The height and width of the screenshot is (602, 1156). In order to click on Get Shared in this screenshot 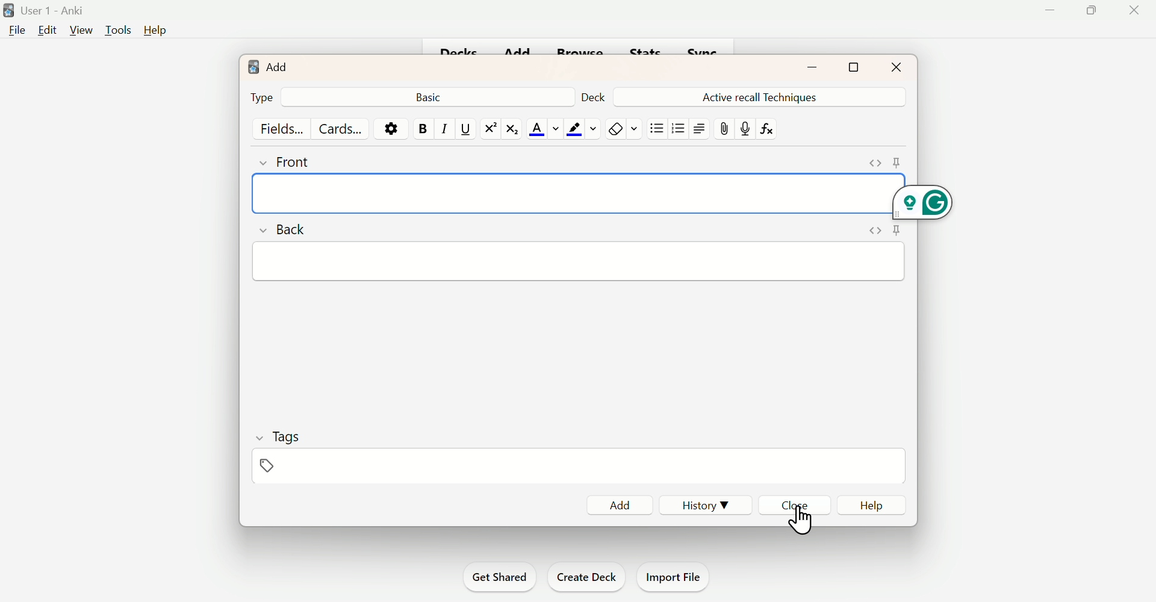, I will do `click(496, 576)`.